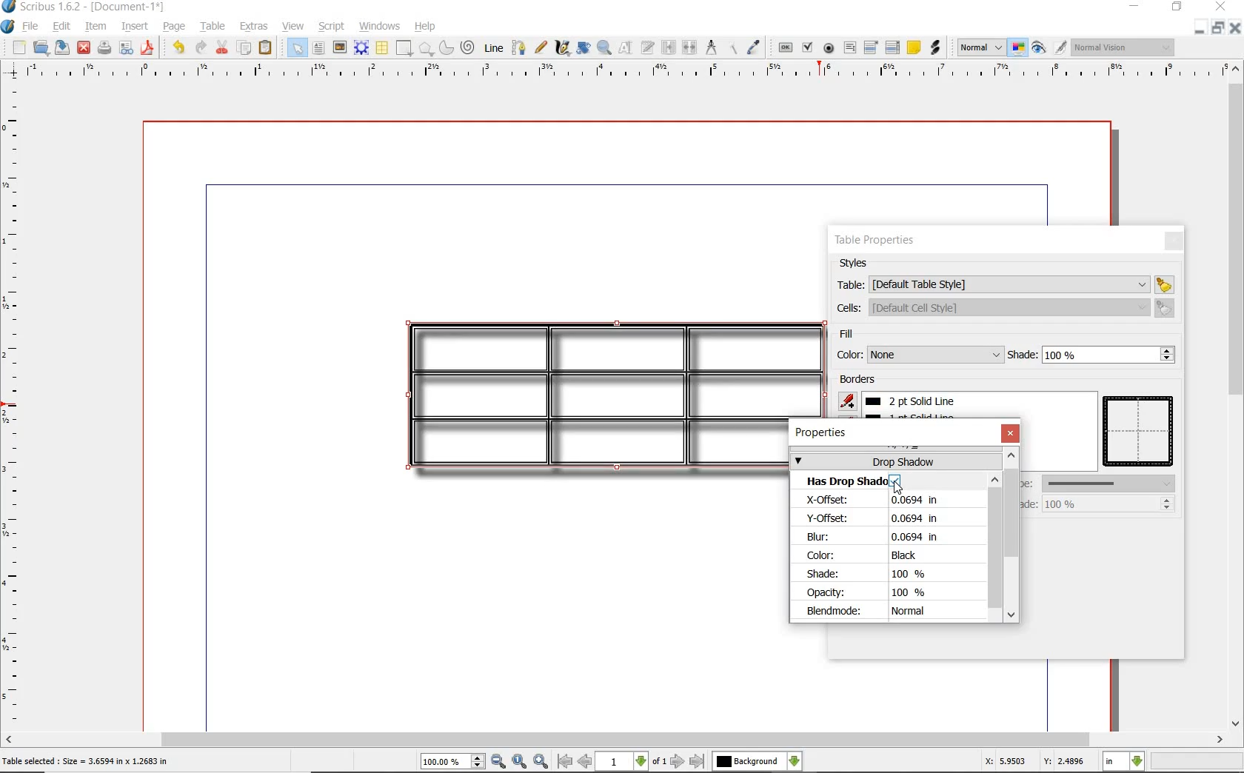 This screenshot has height=773, width=1244. I want to click on file, so click(32, 27).